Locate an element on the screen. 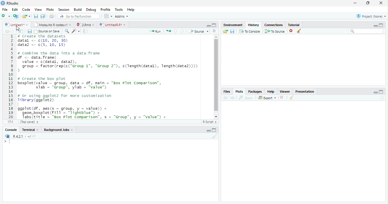 Image resolution: width=388 pixels, height=204 pixels. Build is located at coordinates (77, 9).